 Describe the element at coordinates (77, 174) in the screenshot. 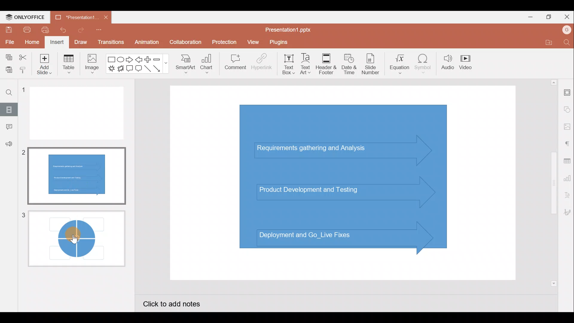

I see `Slide 2` at that location.